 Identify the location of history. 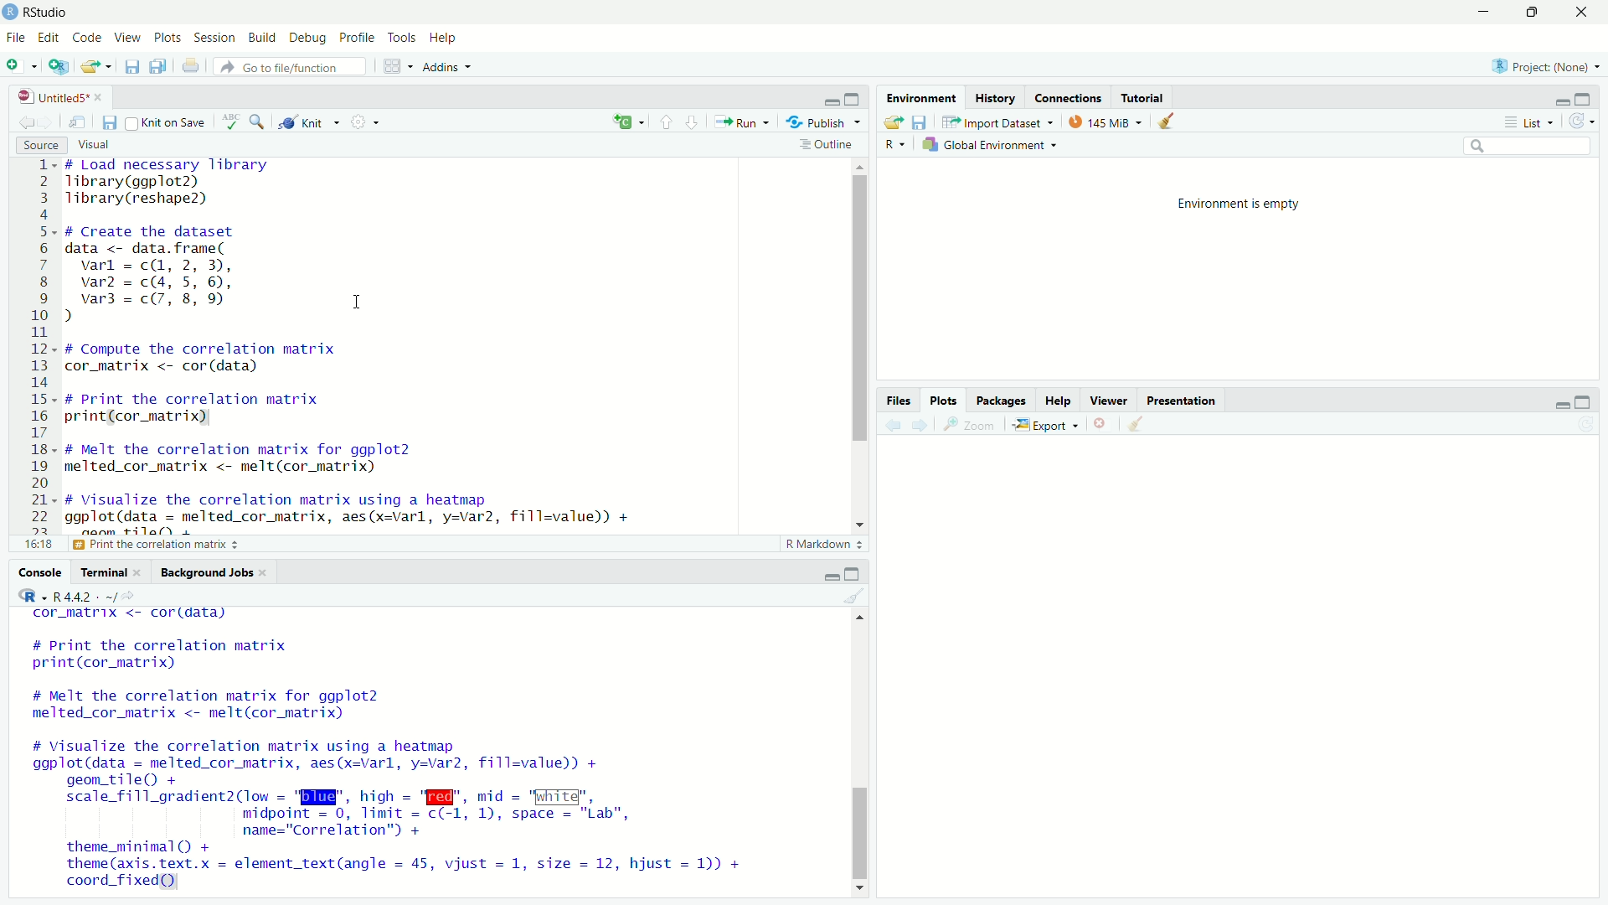
(997, 97).